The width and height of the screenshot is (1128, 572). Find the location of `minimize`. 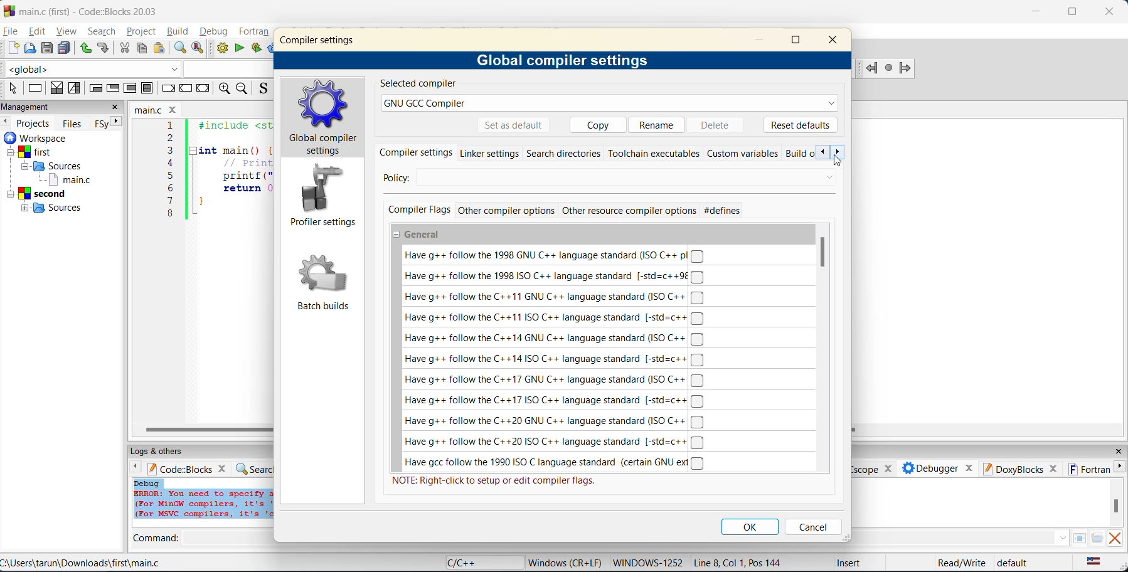

minimize is located at coordinates (1037, 11).